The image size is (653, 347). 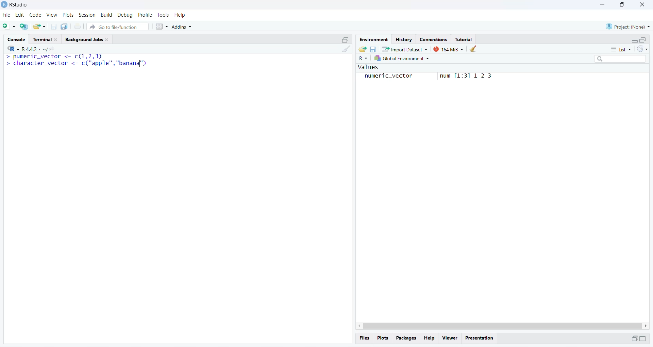 I want to click on Import Dataset, so click(x=404, y=49).